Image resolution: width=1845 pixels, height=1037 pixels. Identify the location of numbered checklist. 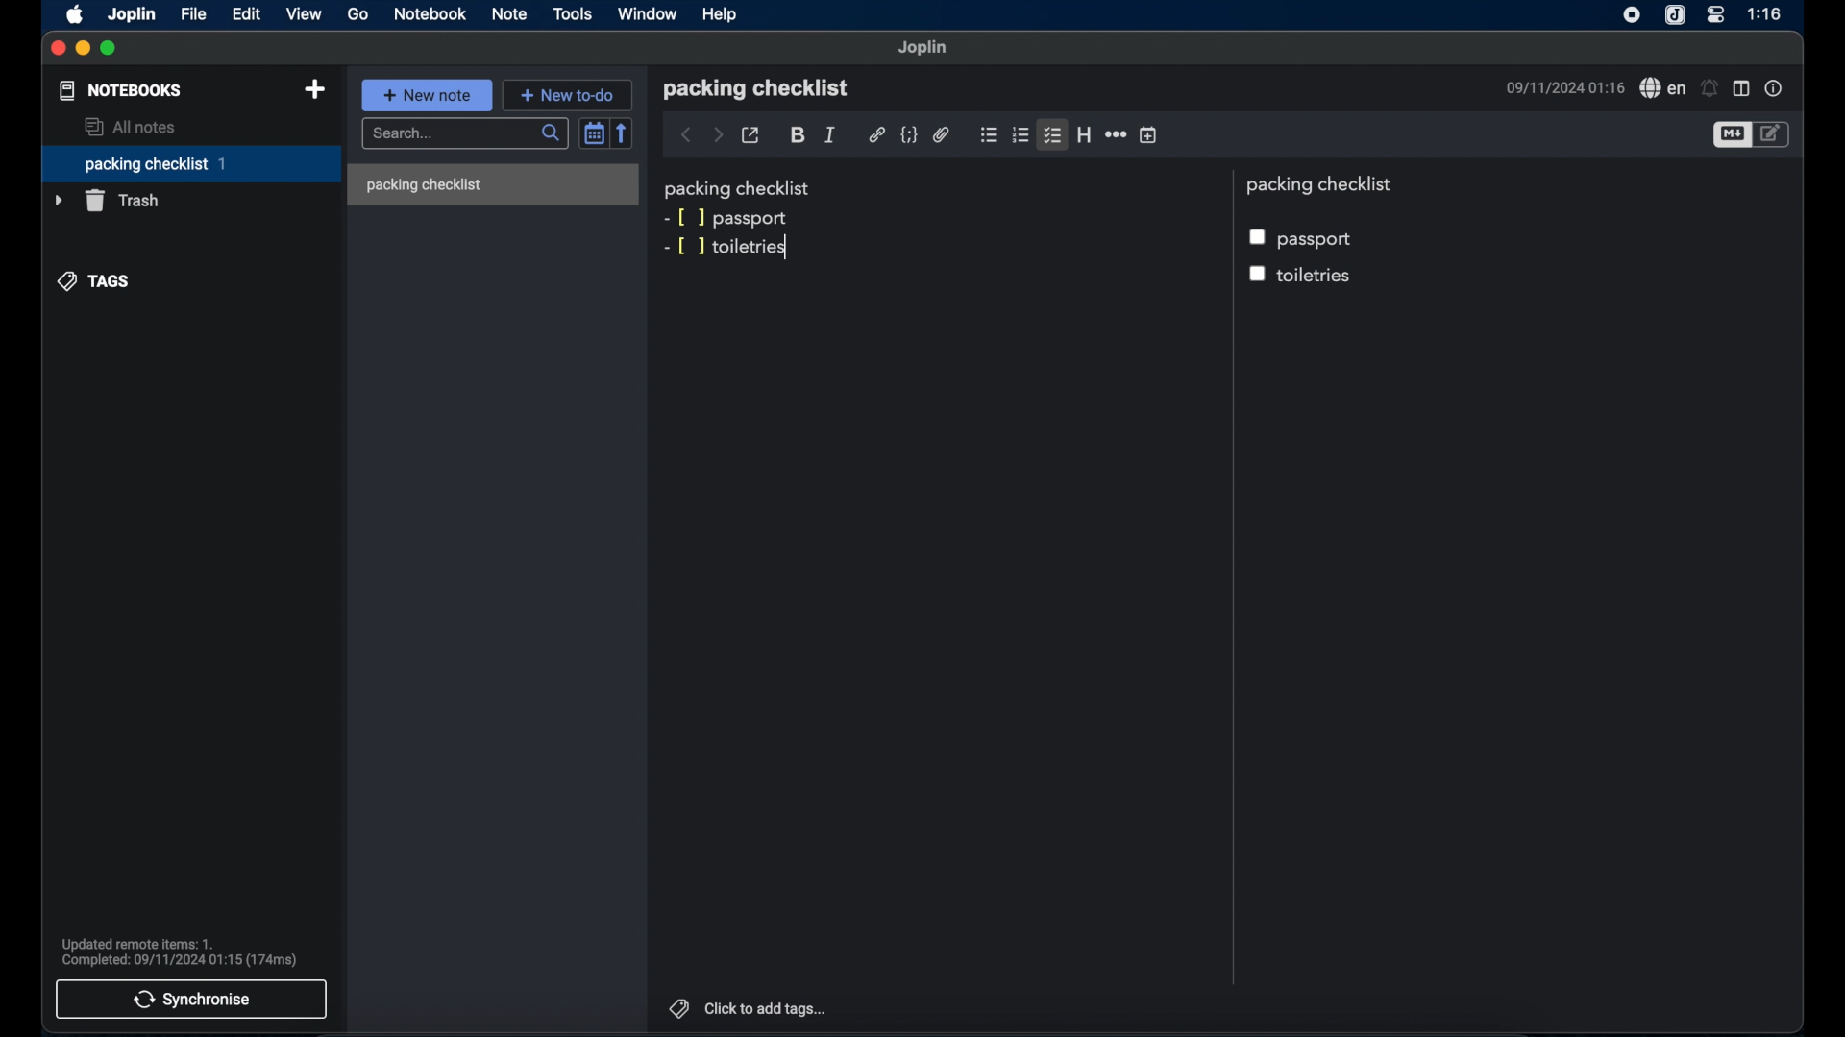
(1021, 136).